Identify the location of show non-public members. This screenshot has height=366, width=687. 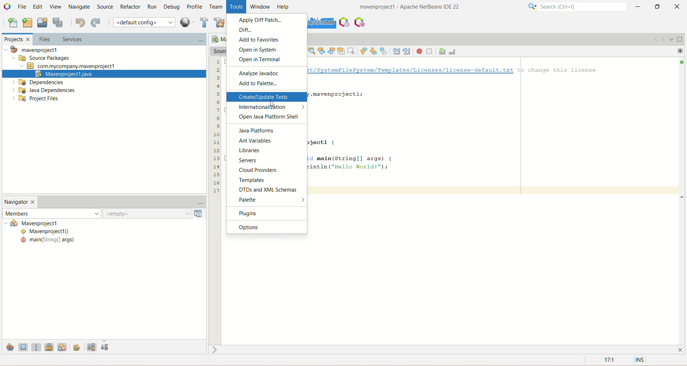
(50, 347).